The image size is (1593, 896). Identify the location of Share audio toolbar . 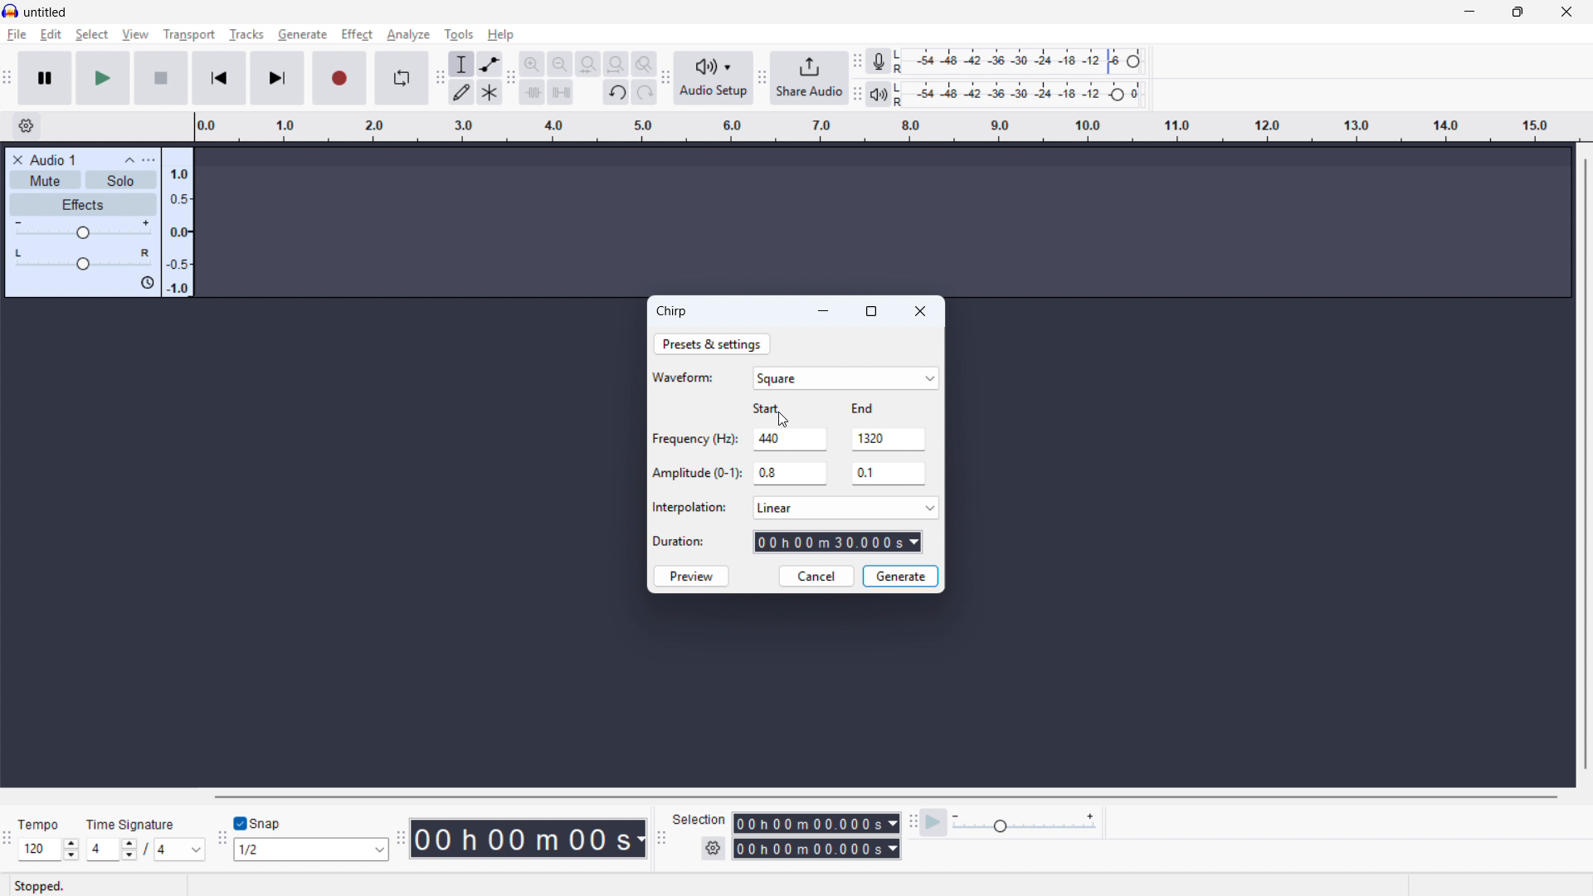
(762, 77).